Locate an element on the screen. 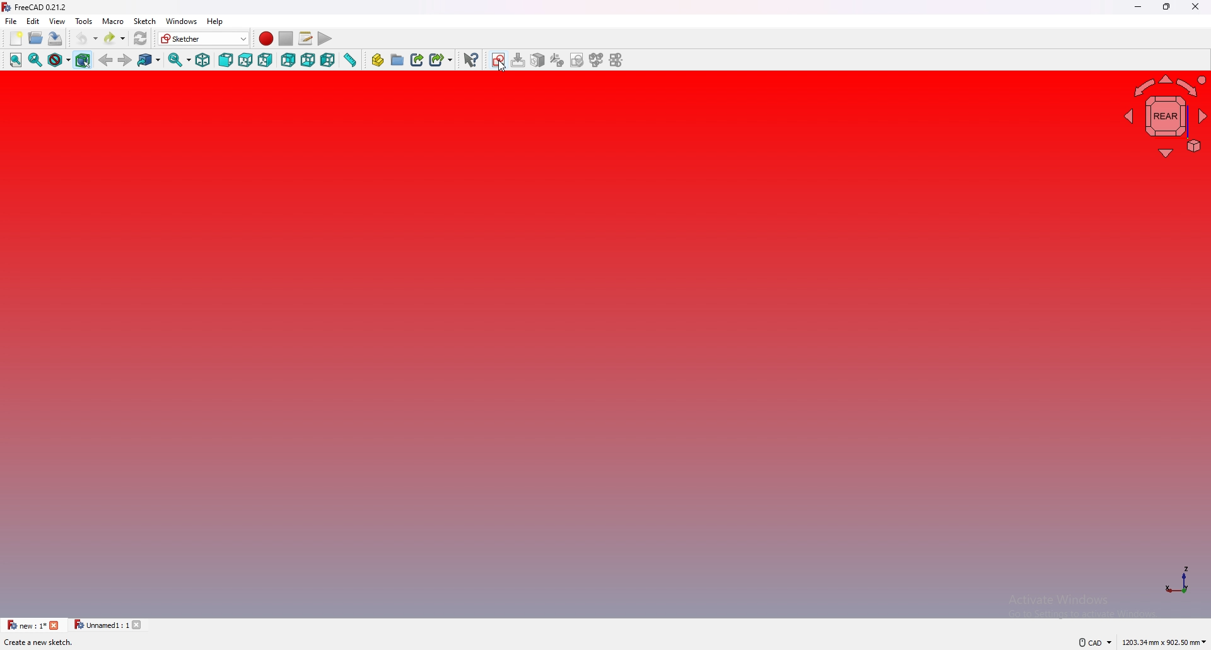 This screenshot has height=650, width=1211. Sketch is located at coordinates (144, 21).